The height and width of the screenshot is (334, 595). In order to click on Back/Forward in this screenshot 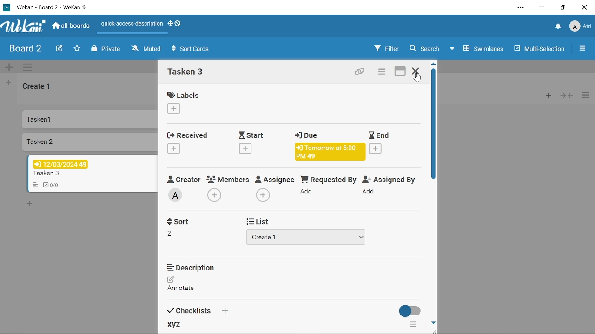, I will do `click(568, 96)`.